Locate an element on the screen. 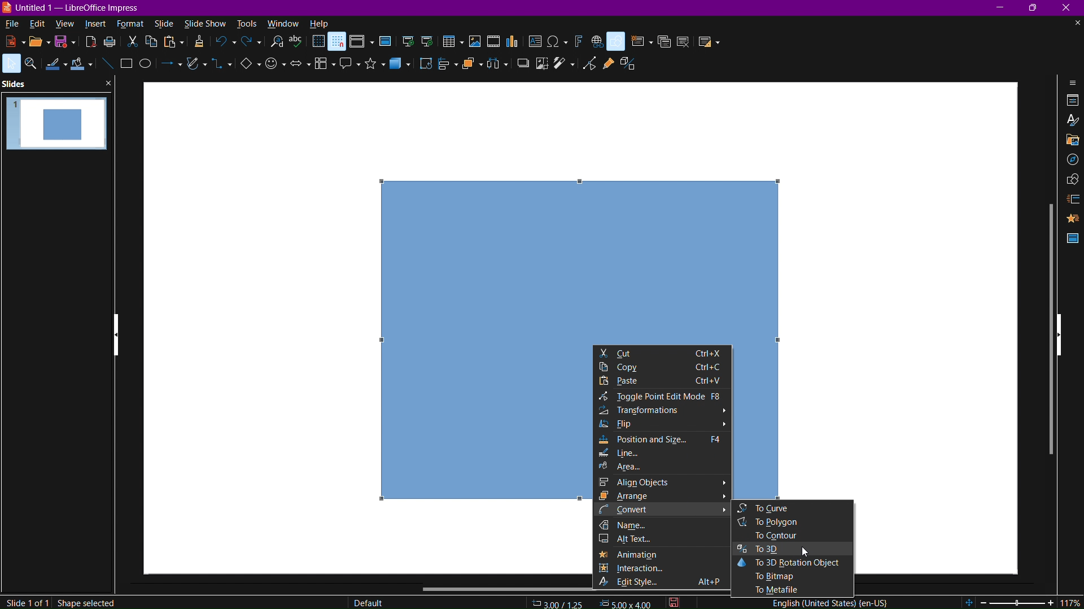 The height and width of the screenshot is (609, 1084). Callout Shapes is located at coordinates (347, 67).